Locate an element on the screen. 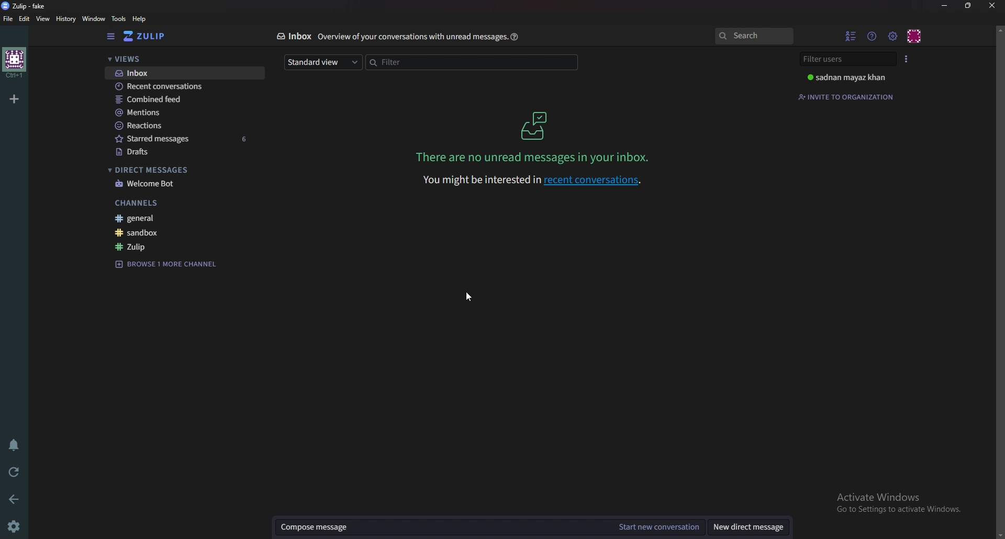 This screenshot has width=1005, height=539. Sadnan mayaz khan is located at coordinates (850, 78).